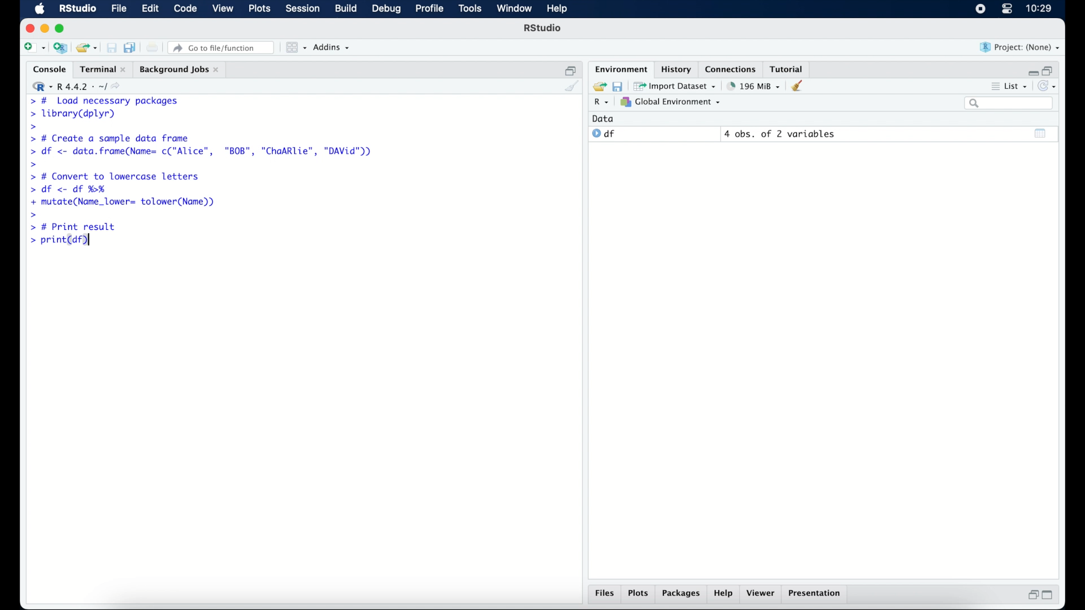 This screenshot has height=610, width=1085. What do you see at coordinates (617, 85) in the screenshot?
I see `save` at bounding box center [617, 85].